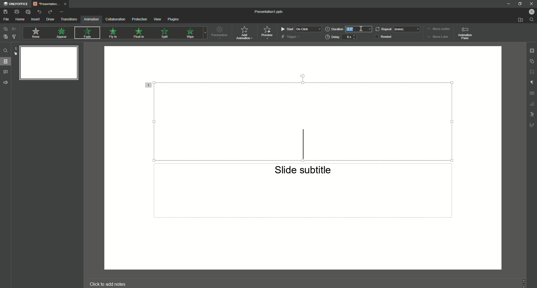 Image resolution: width=537 pixels, height=288 pixels. What do you see at coordinates (6, 61) in the screenshot?
I see `Slides` at bounding box center [6, 61].